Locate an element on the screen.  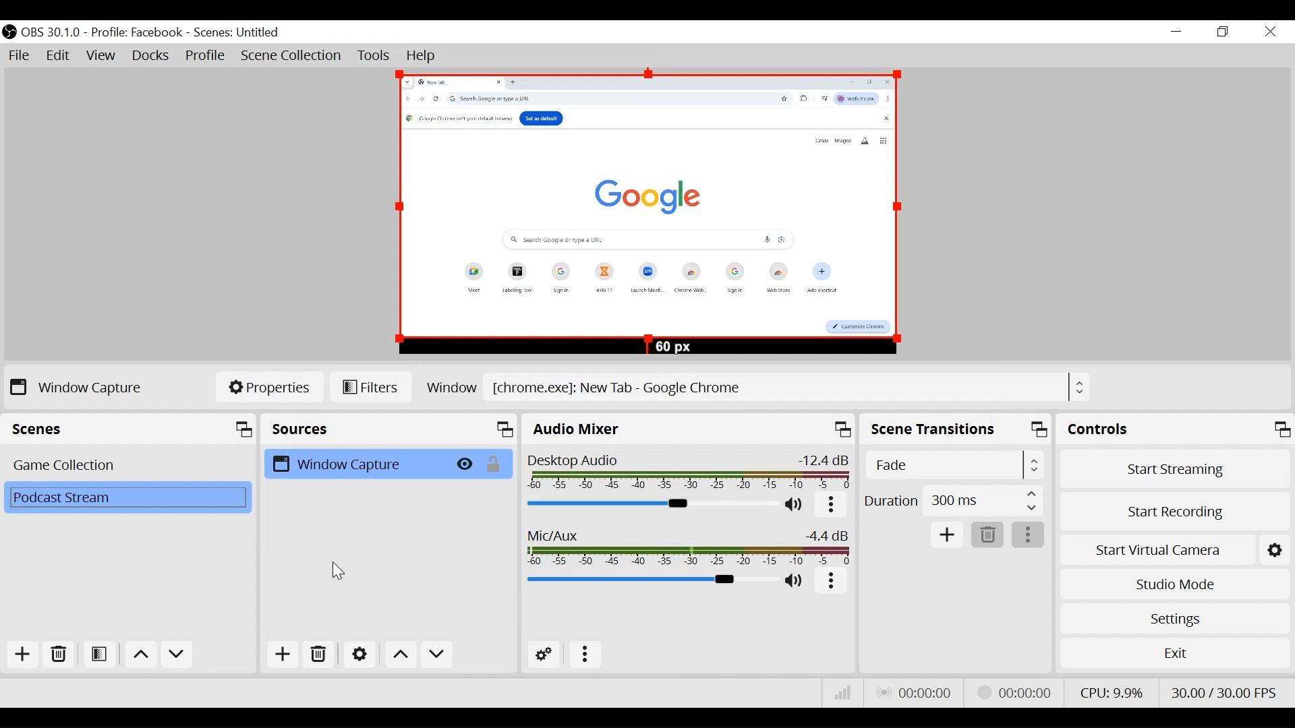
(un)mute is located at coordinates (795, 581).